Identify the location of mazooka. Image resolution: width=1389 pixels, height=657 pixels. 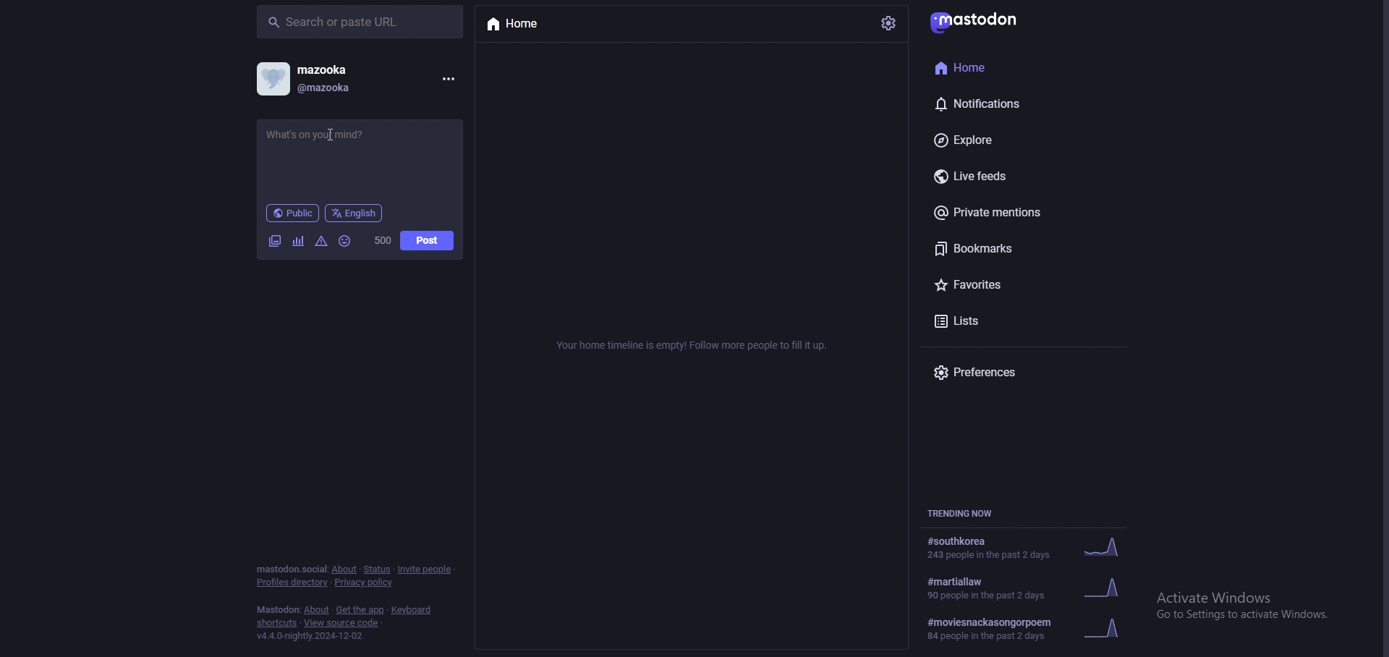
(344, 67).